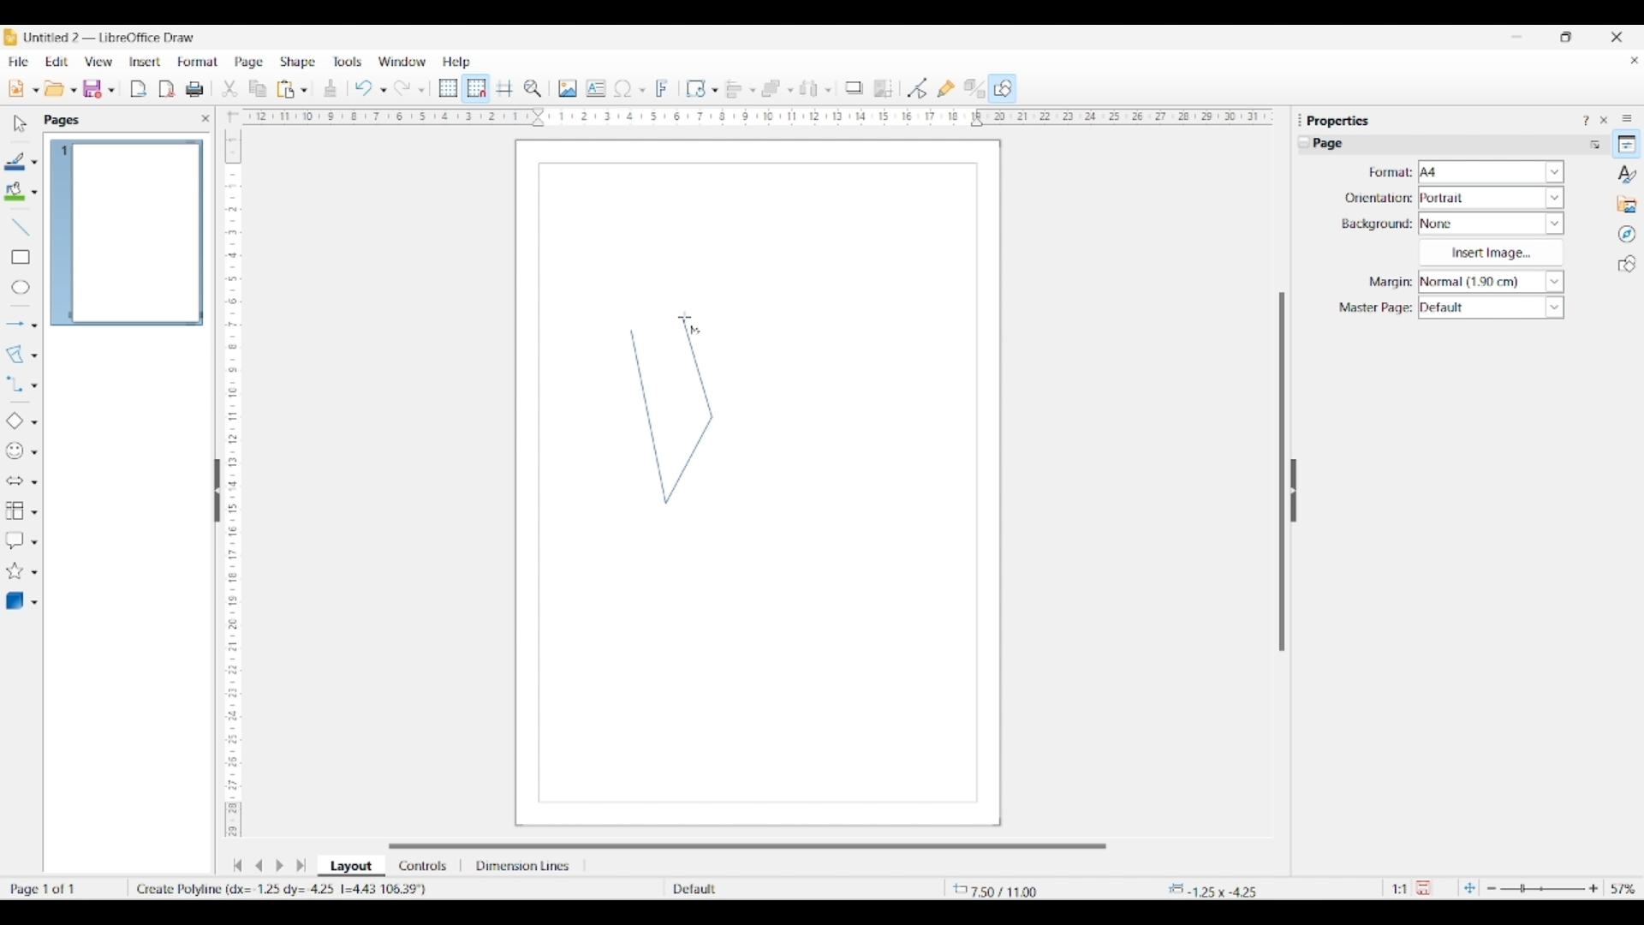 Image resolution: width=1644 pixels, height=925 pixels. I want to click on Save options, so click(111, 91).